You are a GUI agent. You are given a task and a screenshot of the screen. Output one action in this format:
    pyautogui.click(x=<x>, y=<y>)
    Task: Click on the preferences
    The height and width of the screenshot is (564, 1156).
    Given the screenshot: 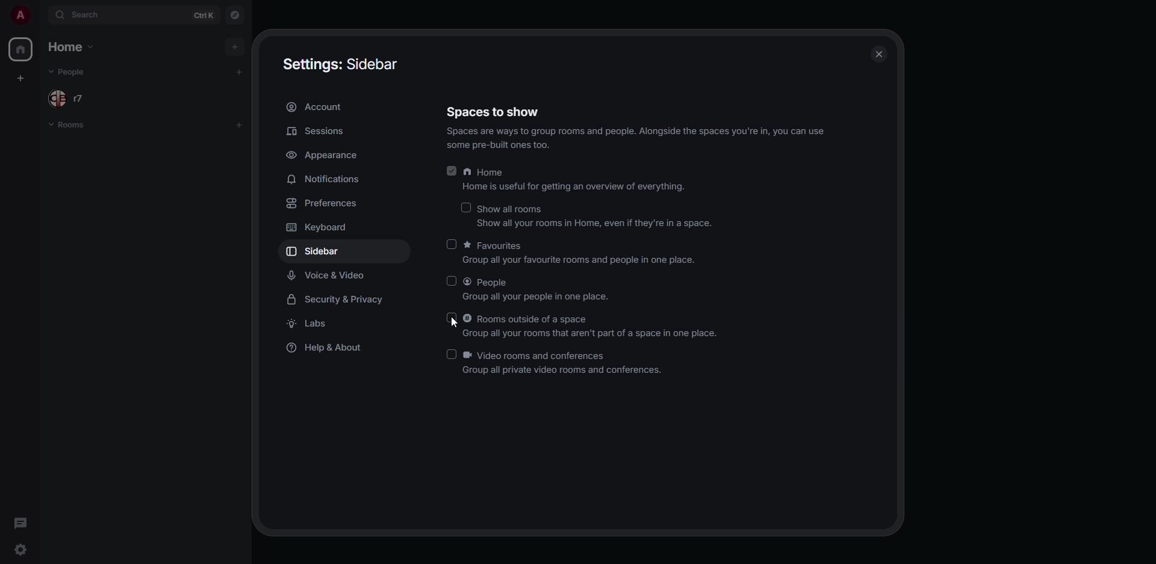 What is the action you would take?
    pyautogui.click(x=323, y=203)
    